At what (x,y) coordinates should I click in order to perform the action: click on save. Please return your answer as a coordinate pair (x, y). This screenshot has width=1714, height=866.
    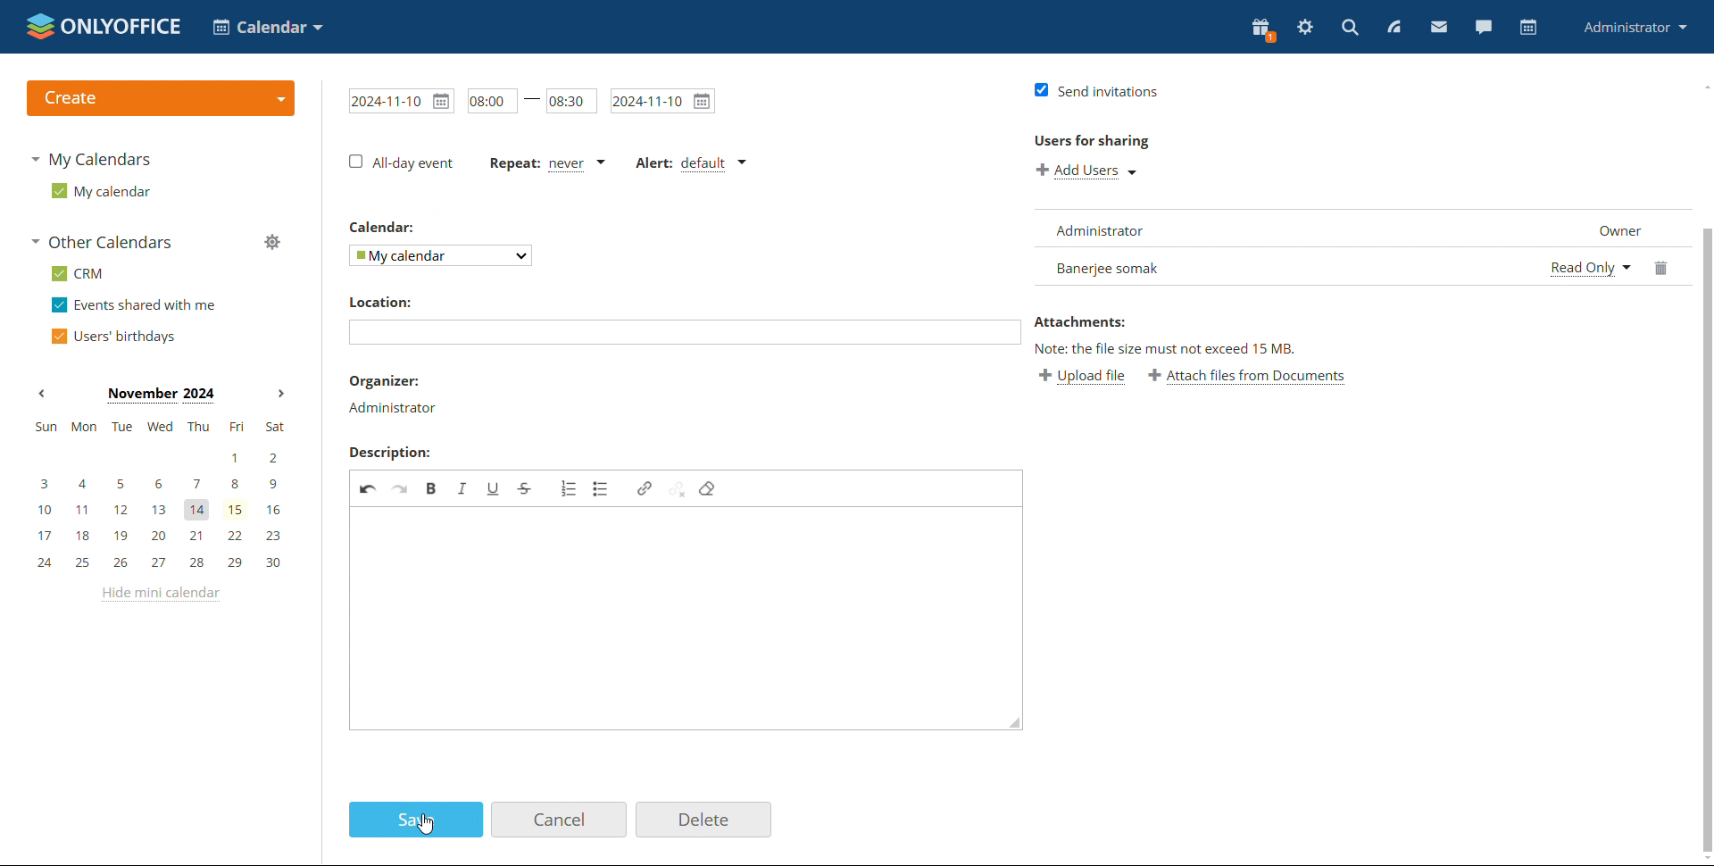
    Looking at the image, I should click on (415, 819).